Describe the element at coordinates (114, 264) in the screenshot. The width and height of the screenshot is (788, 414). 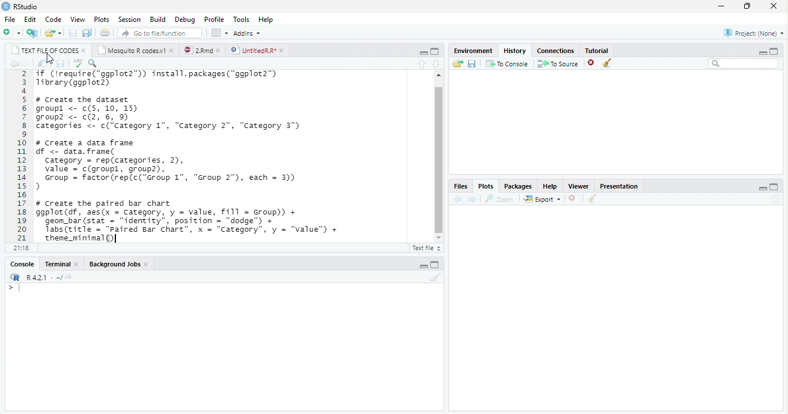
I see `background jobs` at that location.